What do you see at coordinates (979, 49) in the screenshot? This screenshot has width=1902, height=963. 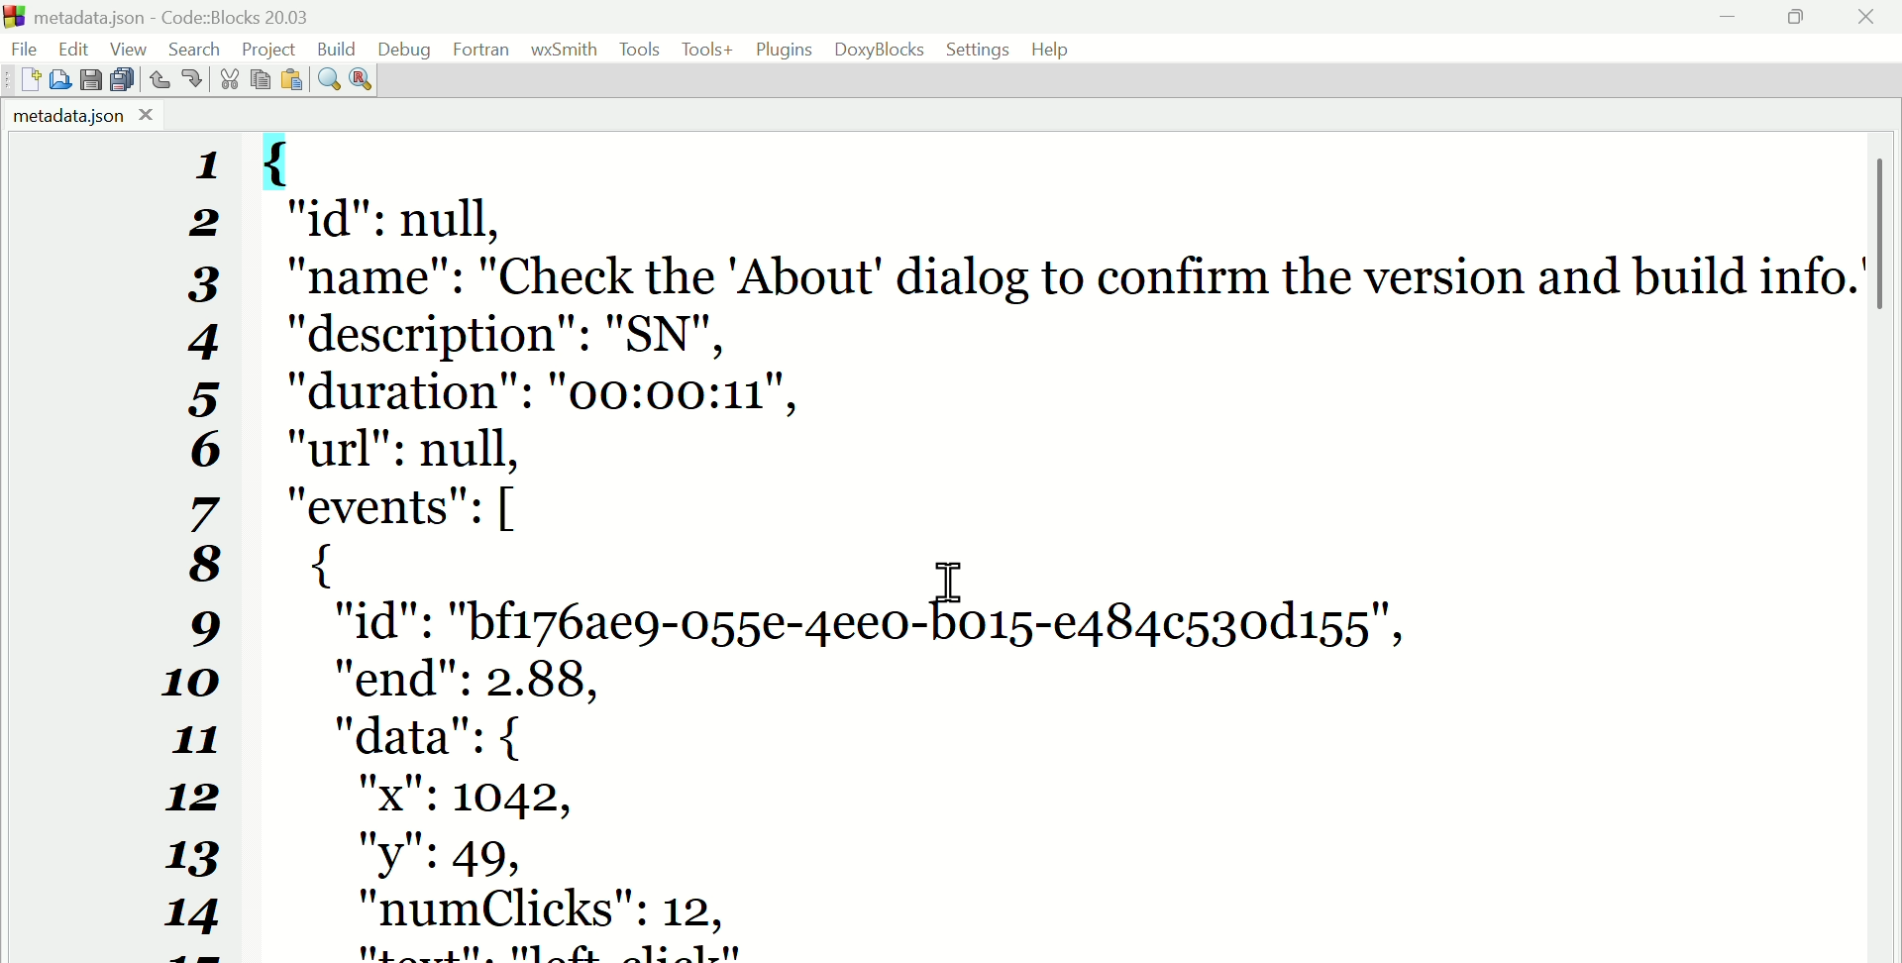 I see `Settings` at bounding box center [979, 49].